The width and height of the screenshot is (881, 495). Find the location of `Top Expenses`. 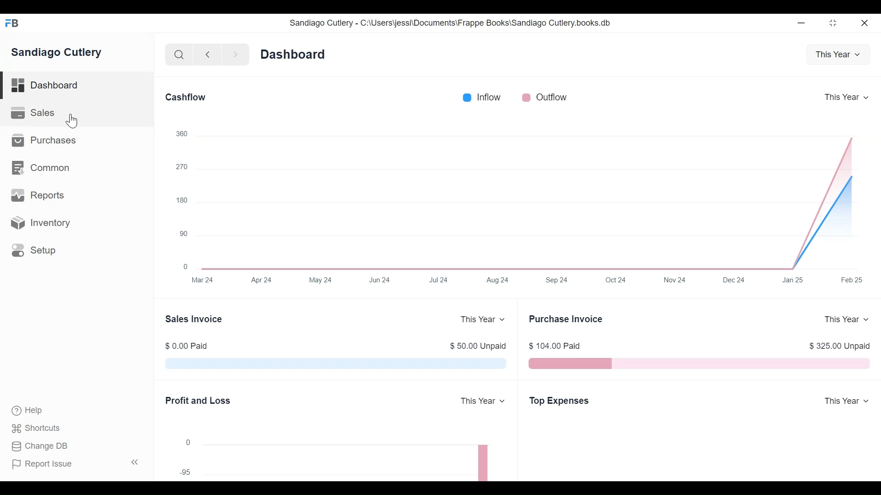

Top Expenses is located at coordinates (561, 401).